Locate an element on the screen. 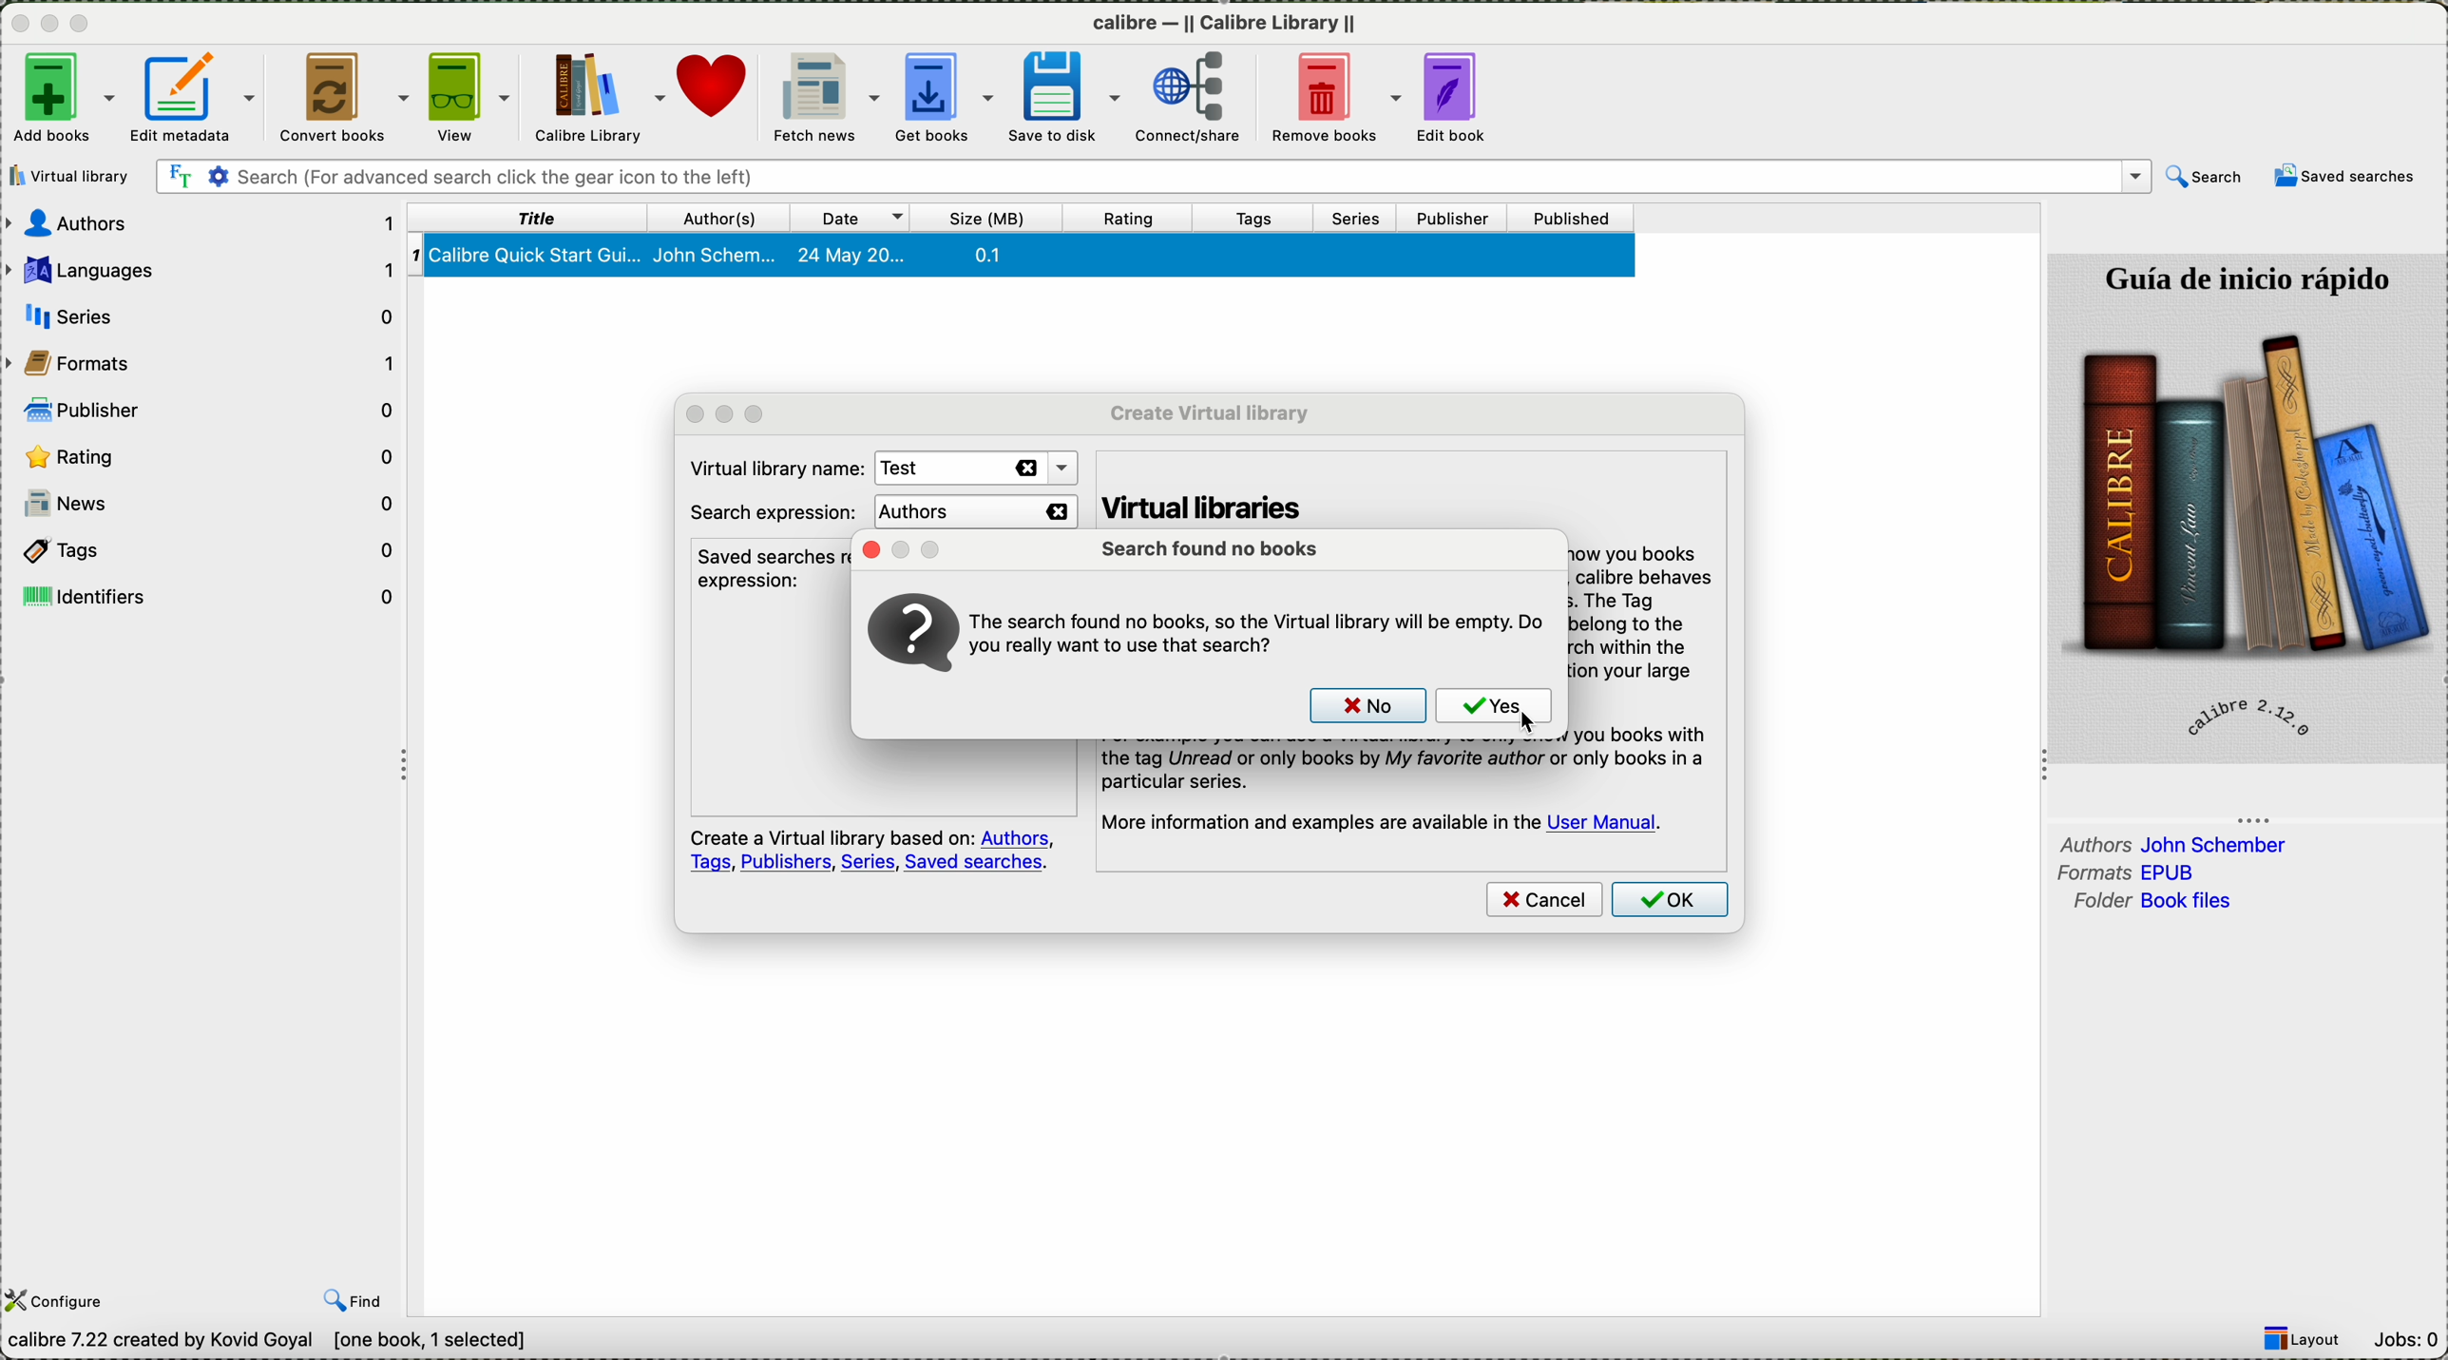 This screenshot has height=1360, width=2448. click on OK button is located at coordinates (1668, 902).